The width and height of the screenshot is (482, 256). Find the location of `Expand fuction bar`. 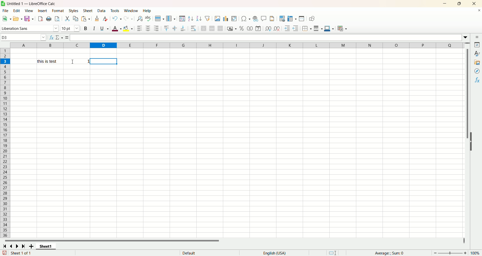

Expand fuction bar is located at coordinates (466, 38).